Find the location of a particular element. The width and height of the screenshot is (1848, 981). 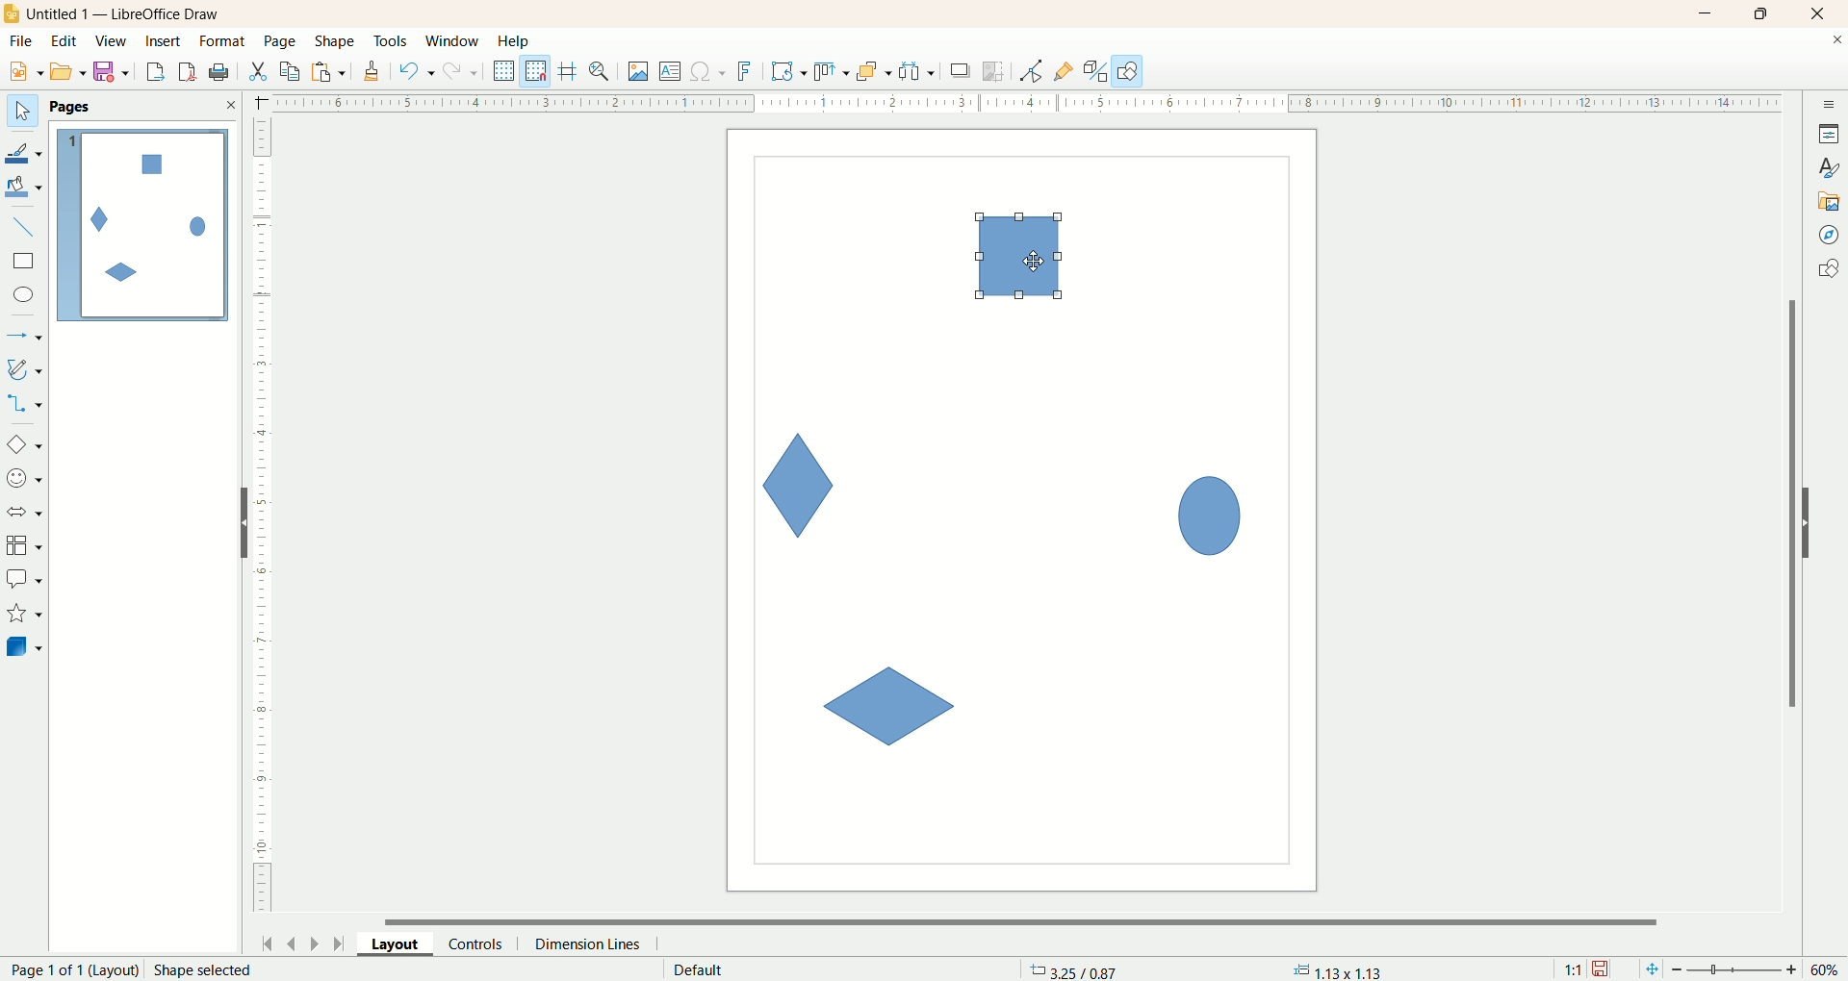

text box is located at coordinates (672, 73).